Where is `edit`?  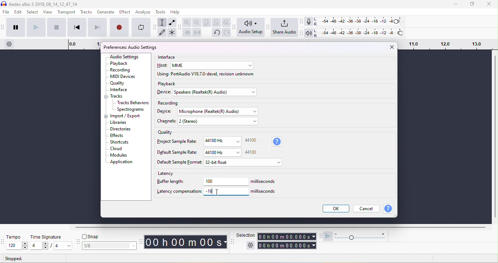 edit is located at coordinates (19, 12).